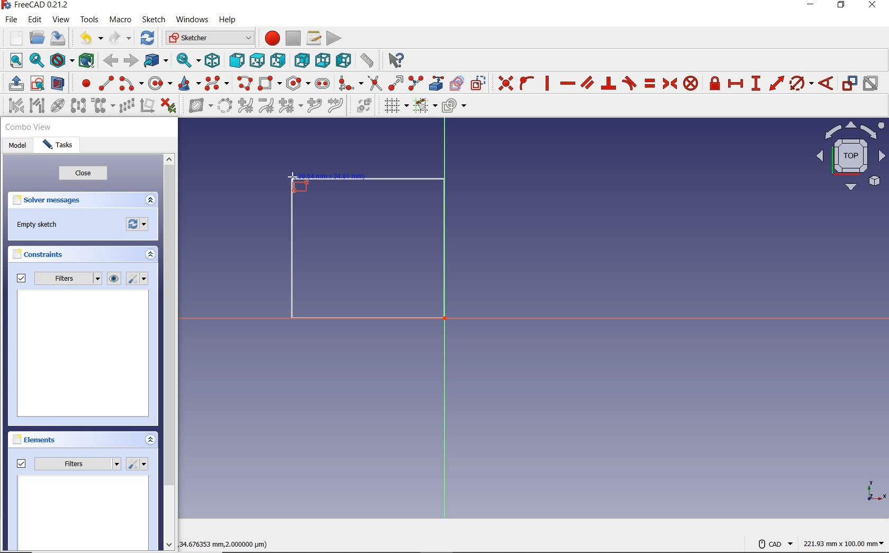 The height and width of the screenshot is (553, 889). I want to click on create conic, so click(190, 84).